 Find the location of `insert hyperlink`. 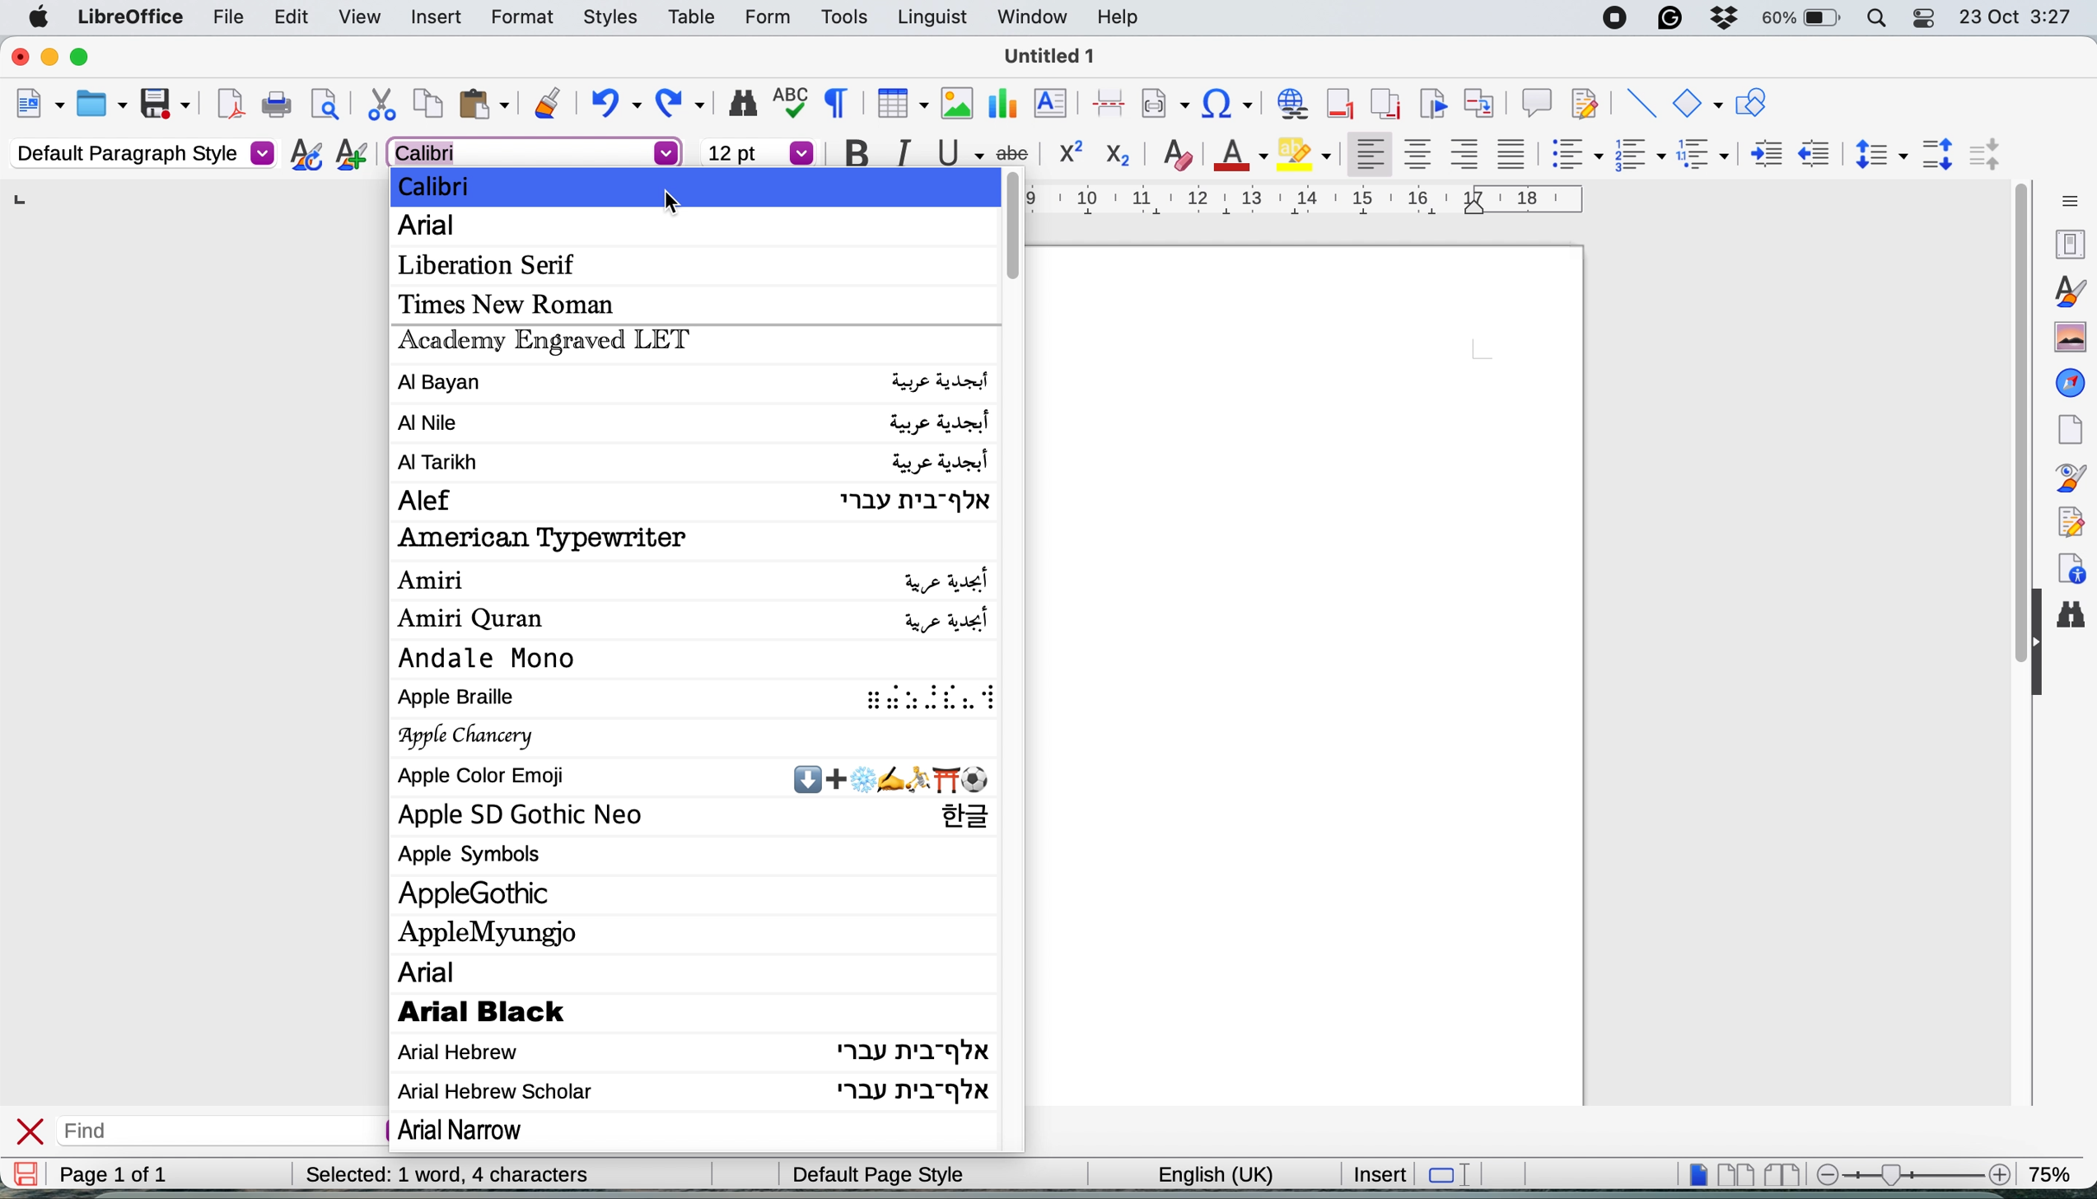

insert hyperlink is located at coordinates (1229, 104).